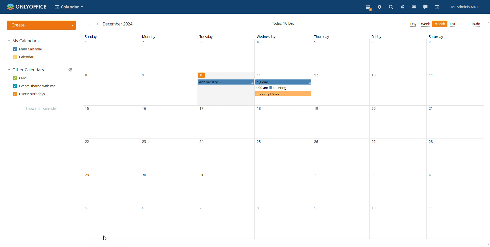 The width and height of the screenshot is (490, 247). I want to click on mail, so click(414, 7).